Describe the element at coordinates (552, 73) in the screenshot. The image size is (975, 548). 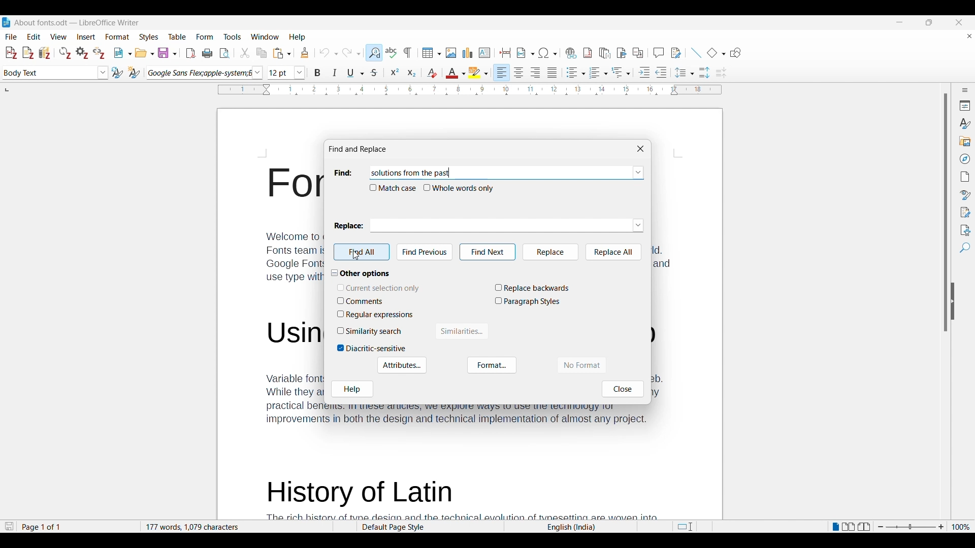
I see `Align justified` at that location.